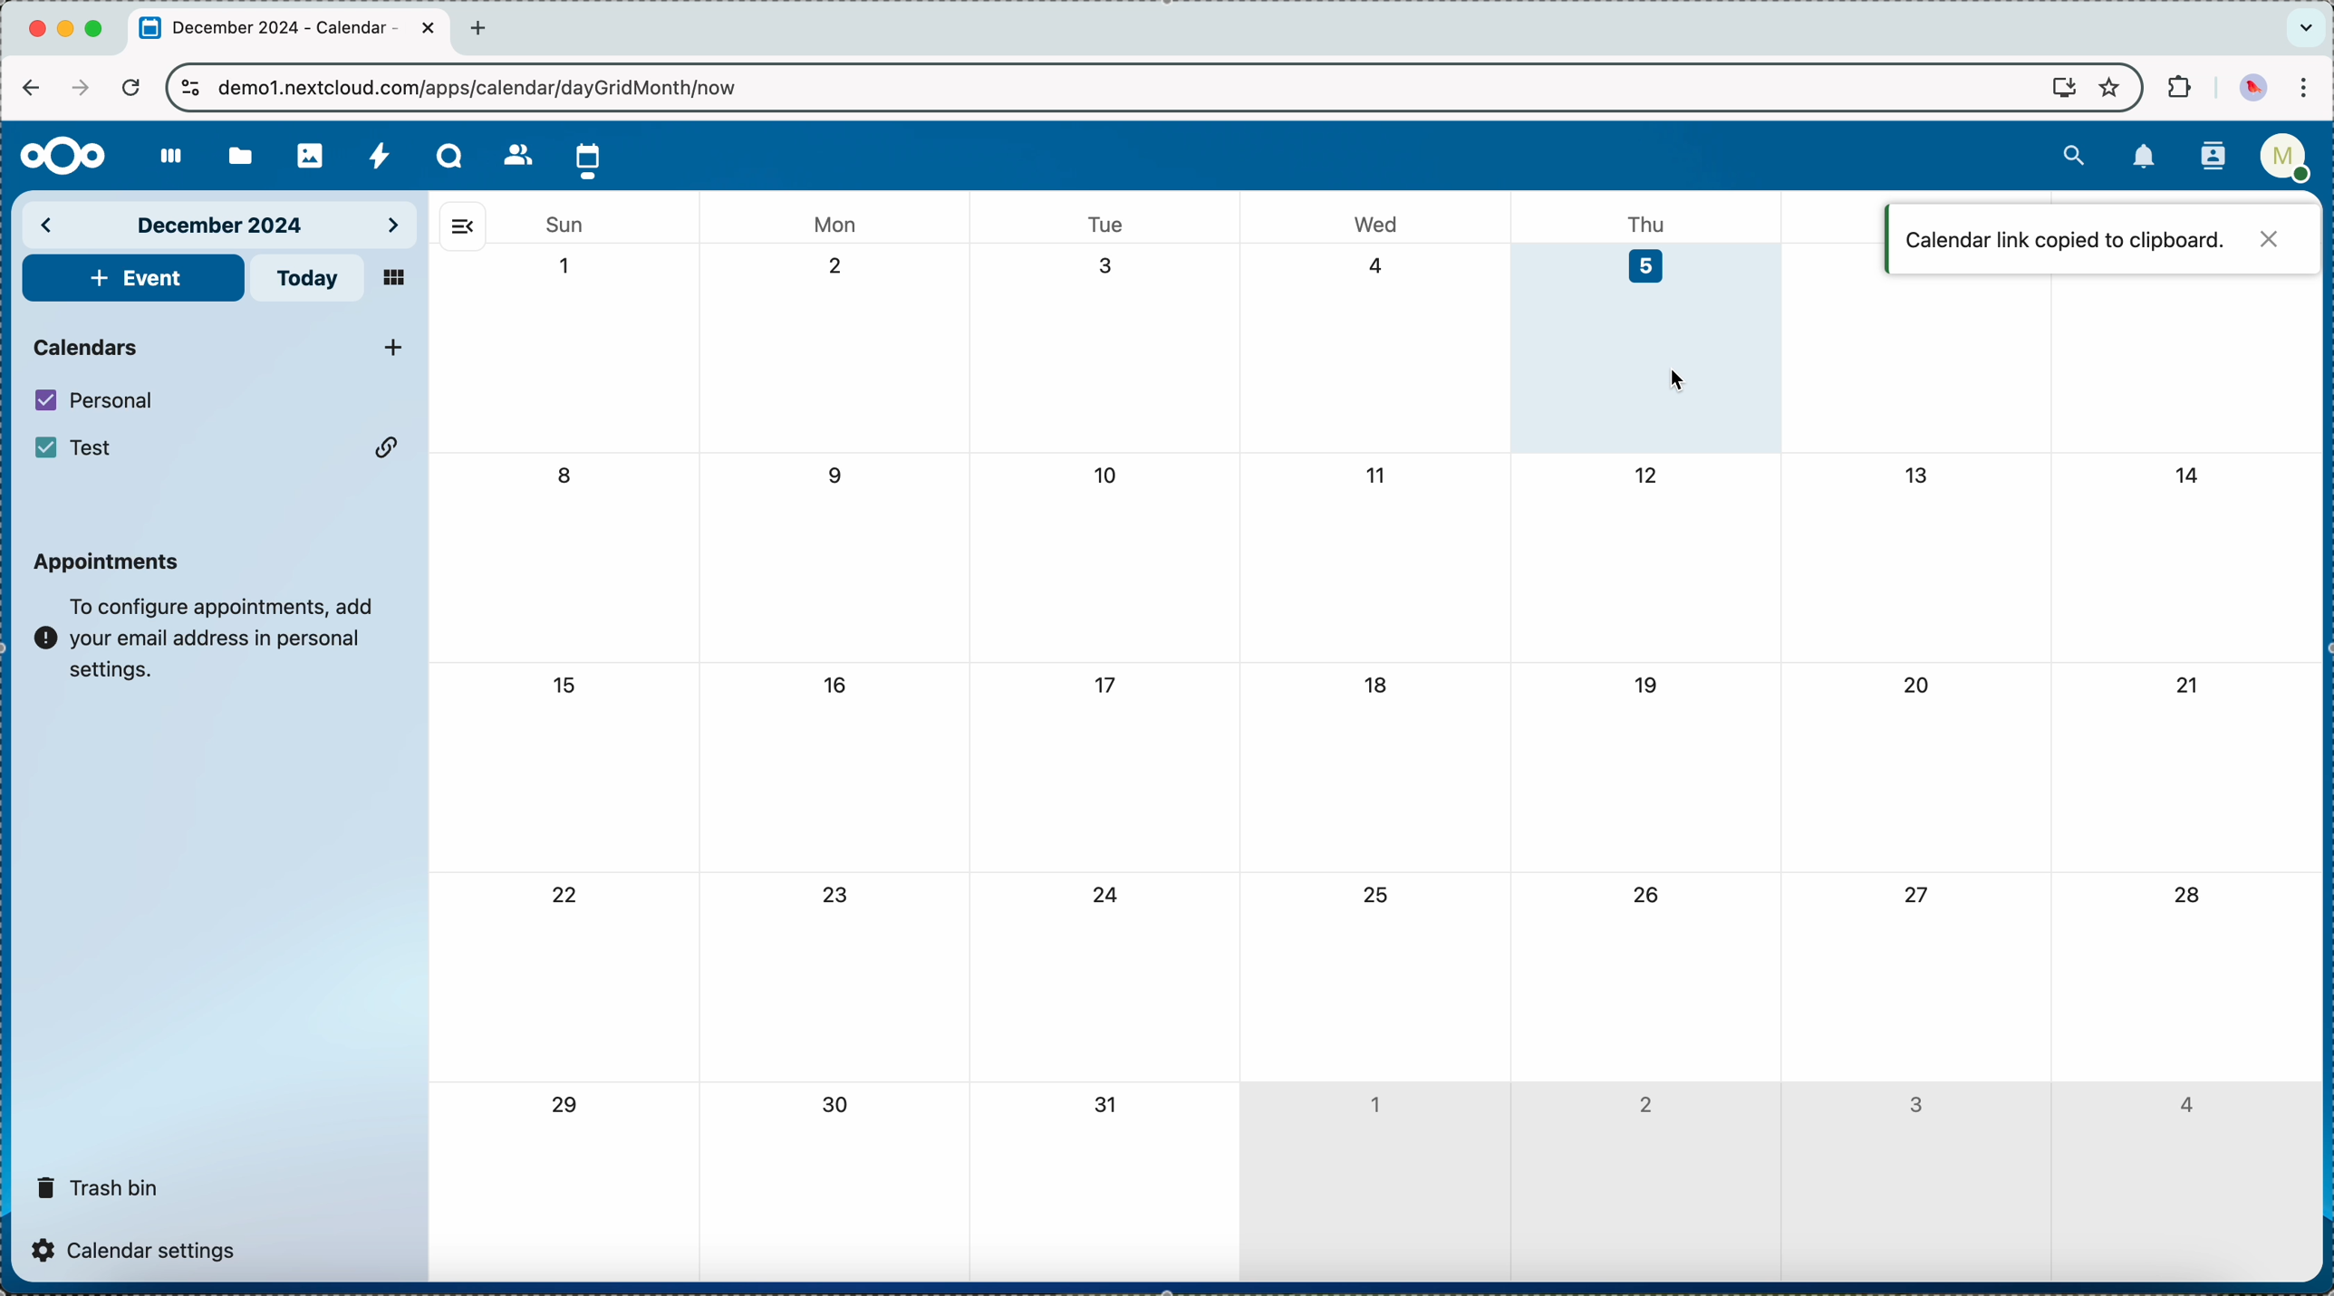  Describe the element at coordinates (89, 345) in the screenshot. I see `calendars` at that location.